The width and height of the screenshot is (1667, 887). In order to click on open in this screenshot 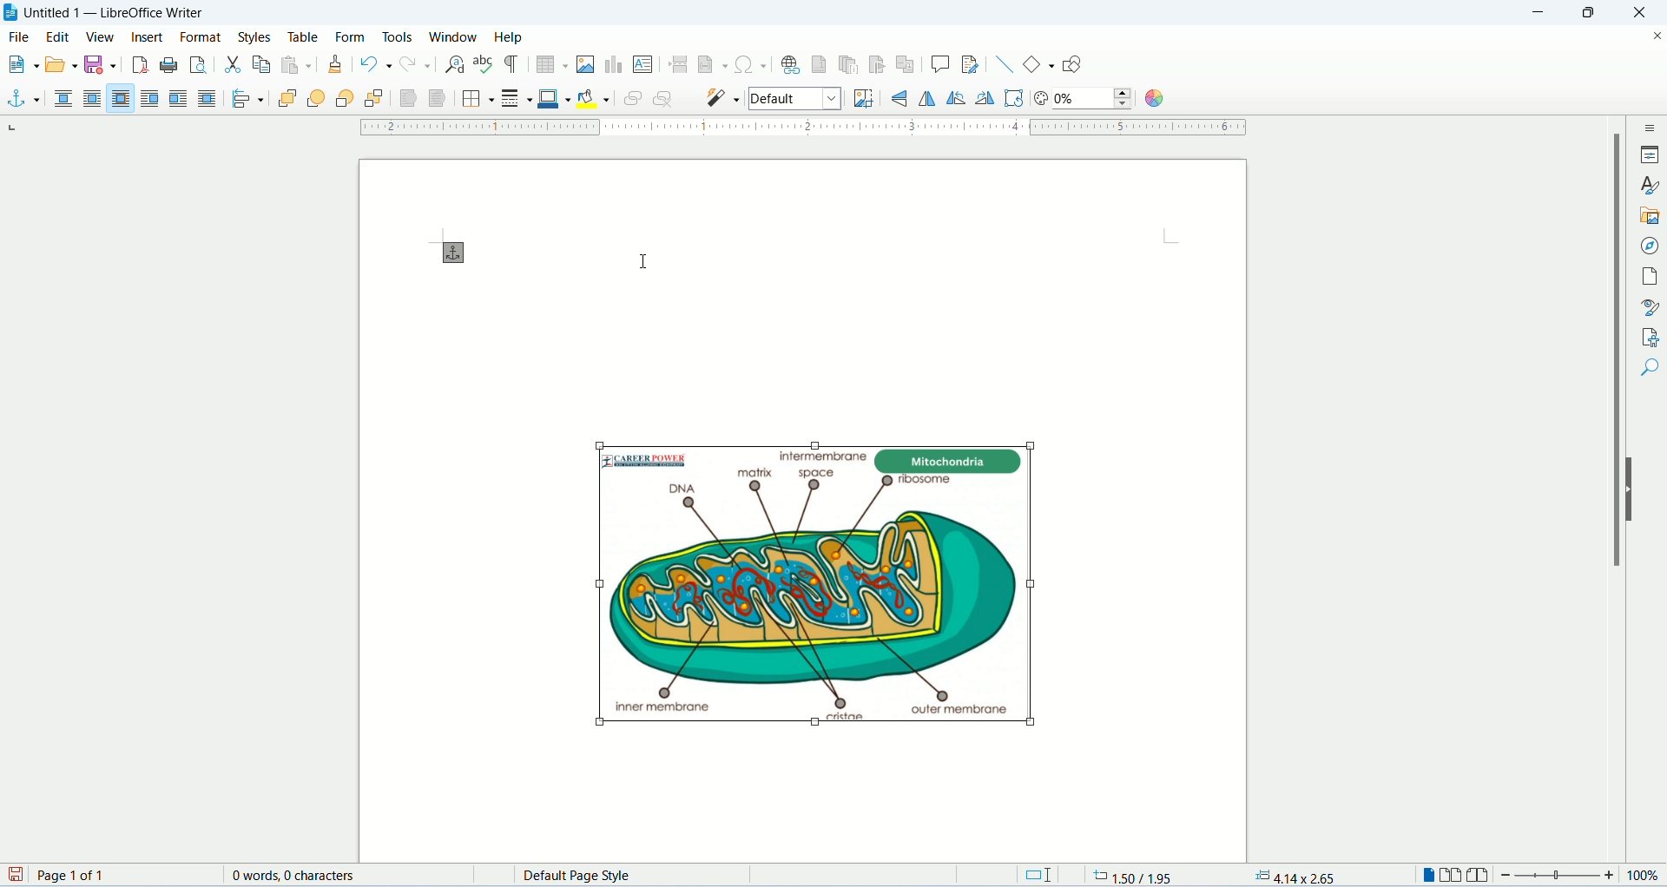, I will do `click(61, 62)`.